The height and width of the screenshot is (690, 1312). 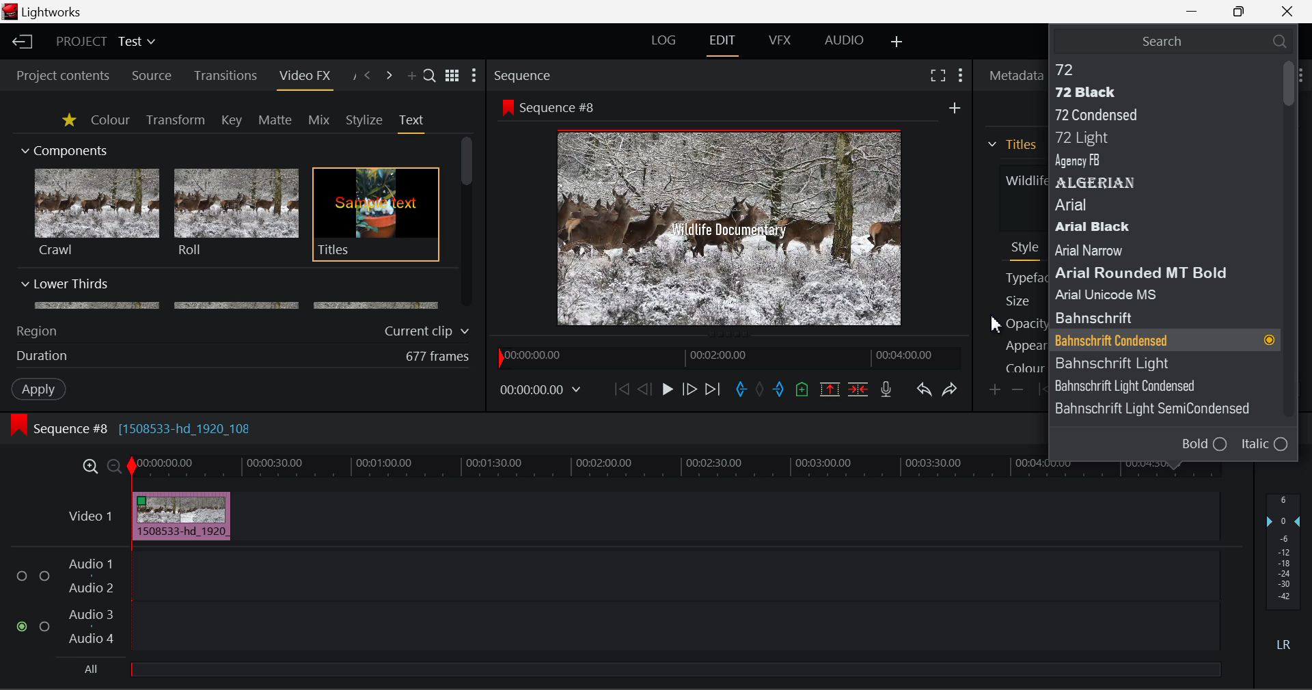 I want to click on icon, so click(x=506, y=107).